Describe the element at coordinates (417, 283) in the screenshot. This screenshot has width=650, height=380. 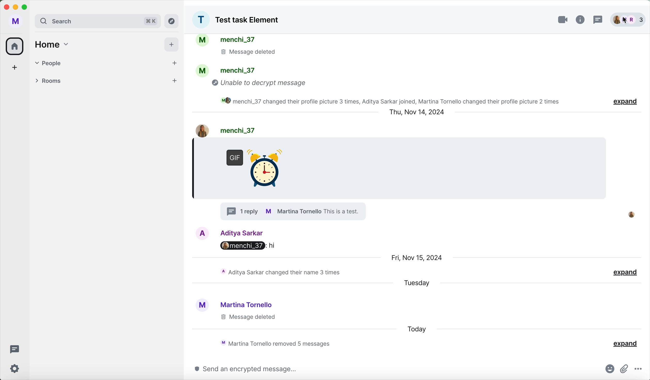
I see `tuesday` at that location.